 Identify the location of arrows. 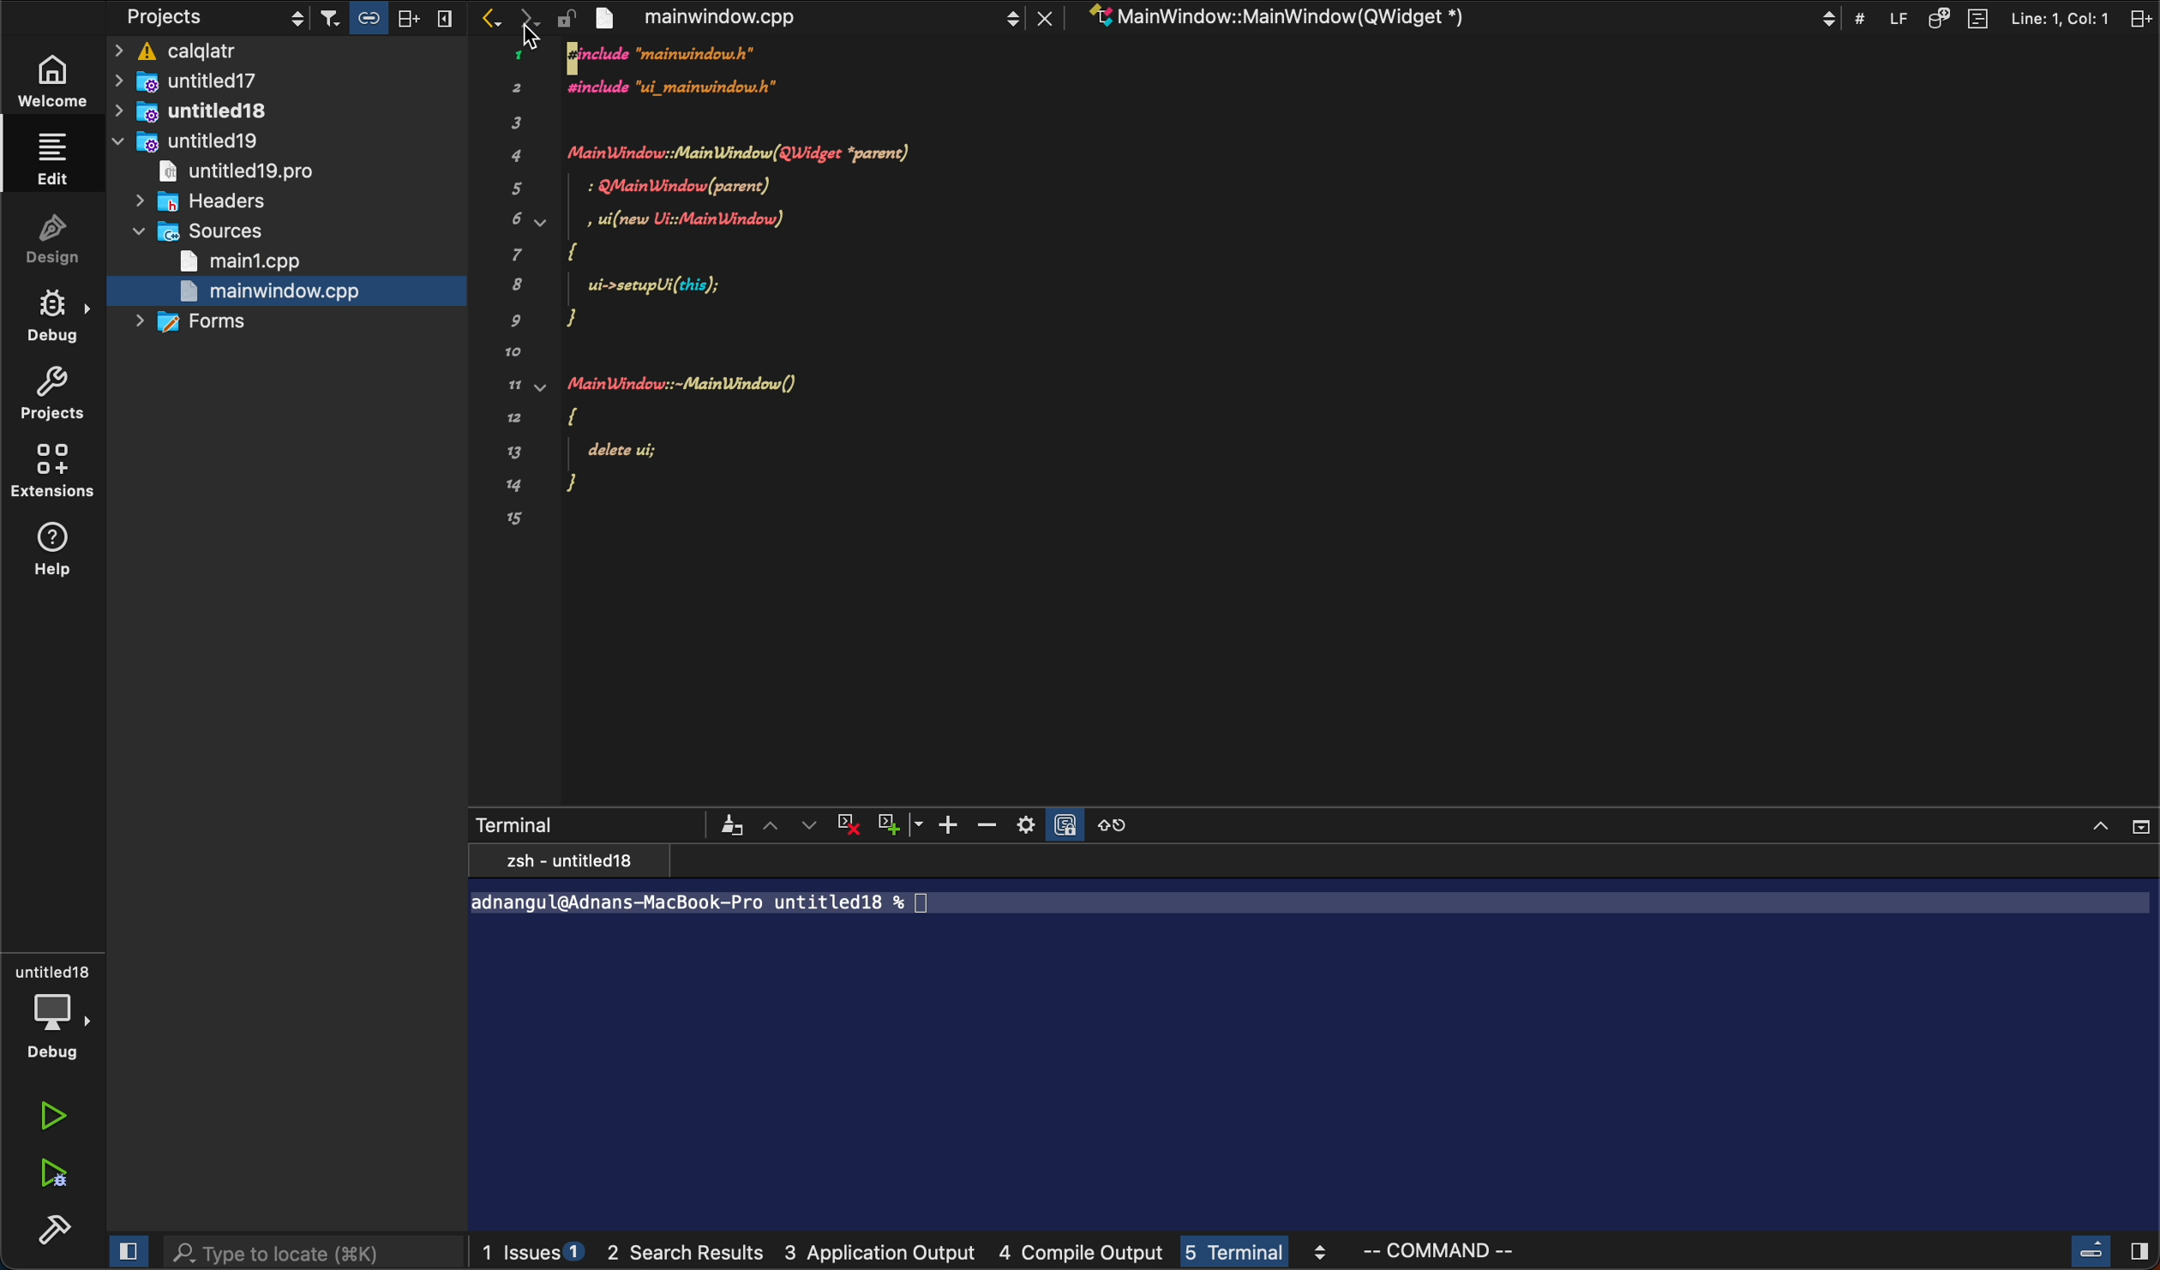
(504, 17).